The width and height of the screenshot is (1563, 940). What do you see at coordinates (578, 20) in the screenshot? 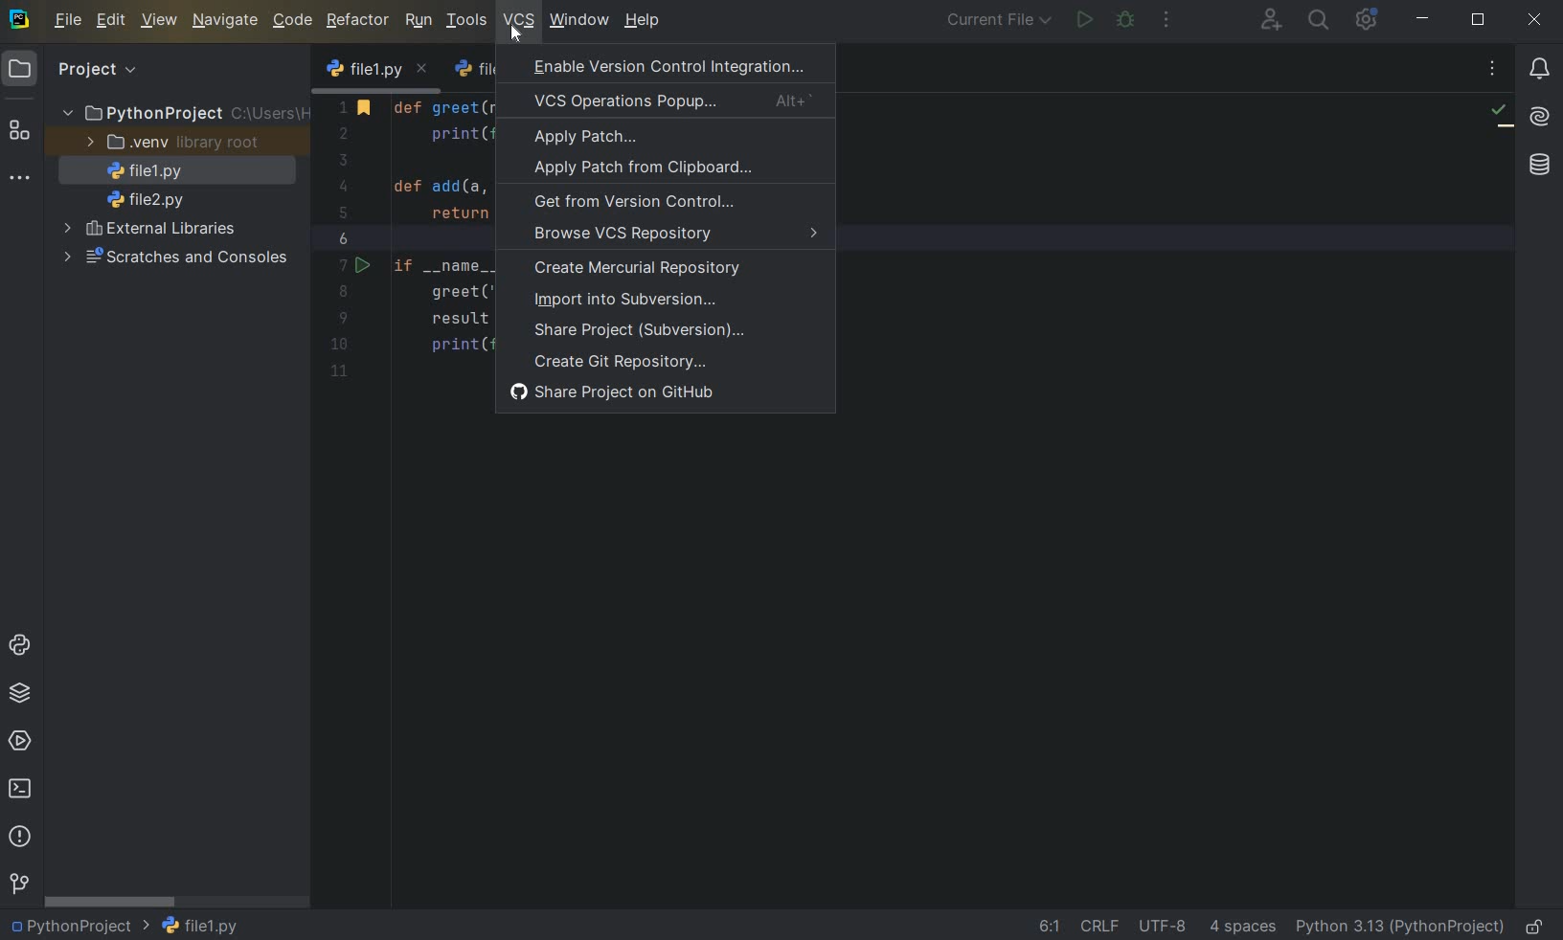
I see `window` at bounding box center [578, 20].